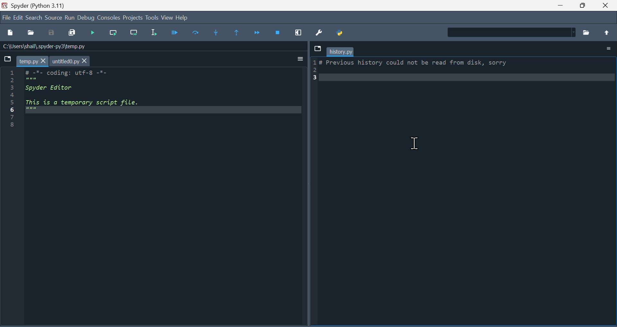 This screenshot has height=327, width=617. I want to click on Tools, so click(152, 17).